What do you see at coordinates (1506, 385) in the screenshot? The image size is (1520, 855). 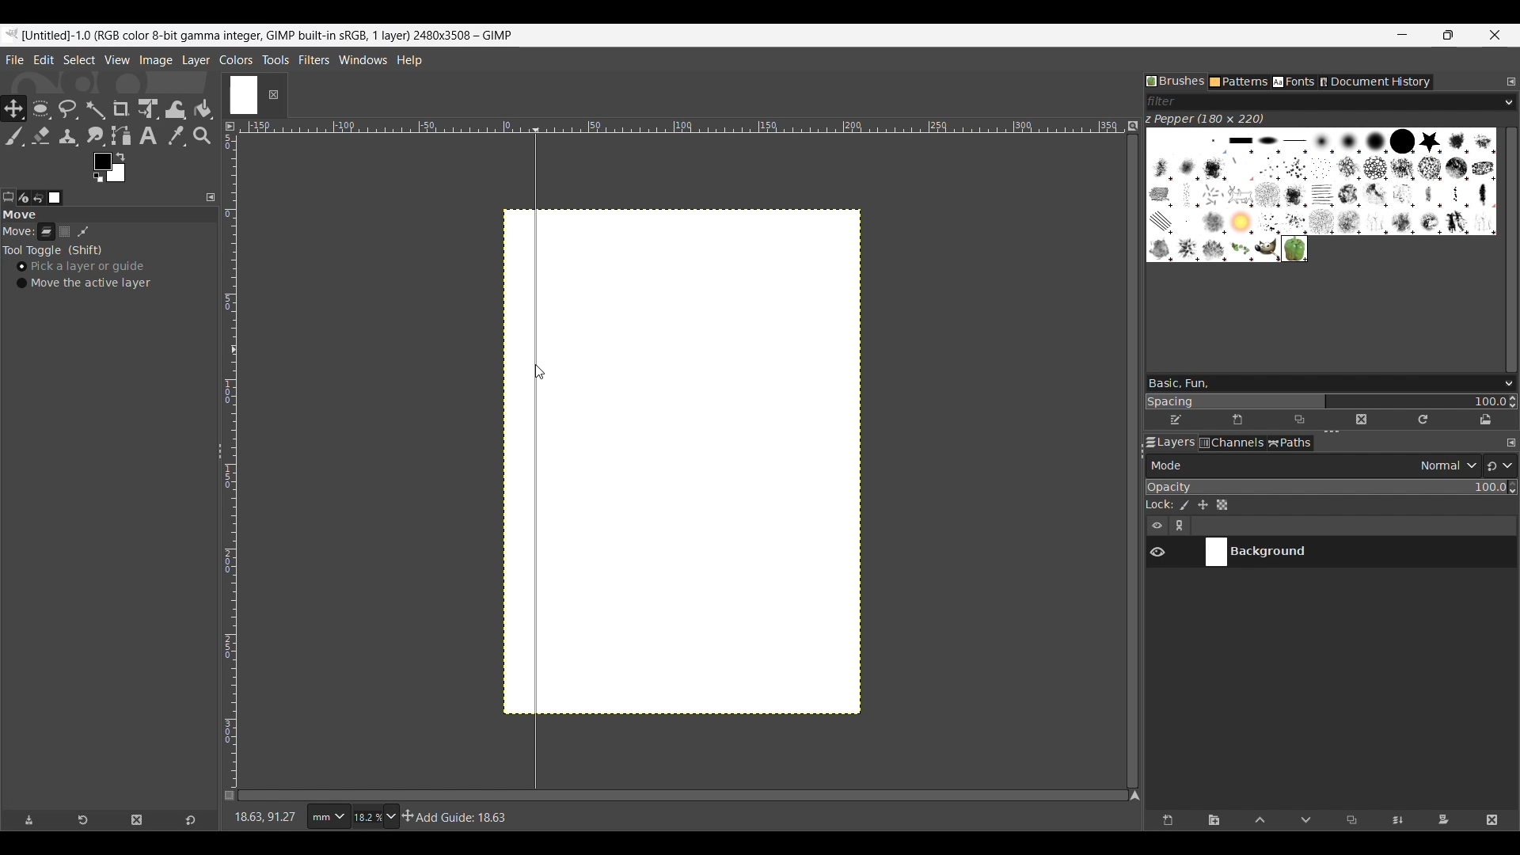 I see `Brush options` at bounding box center [1506, 385].